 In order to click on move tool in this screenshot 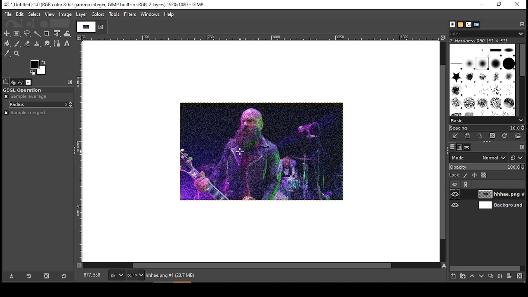, I will do `click(7, 33)`.